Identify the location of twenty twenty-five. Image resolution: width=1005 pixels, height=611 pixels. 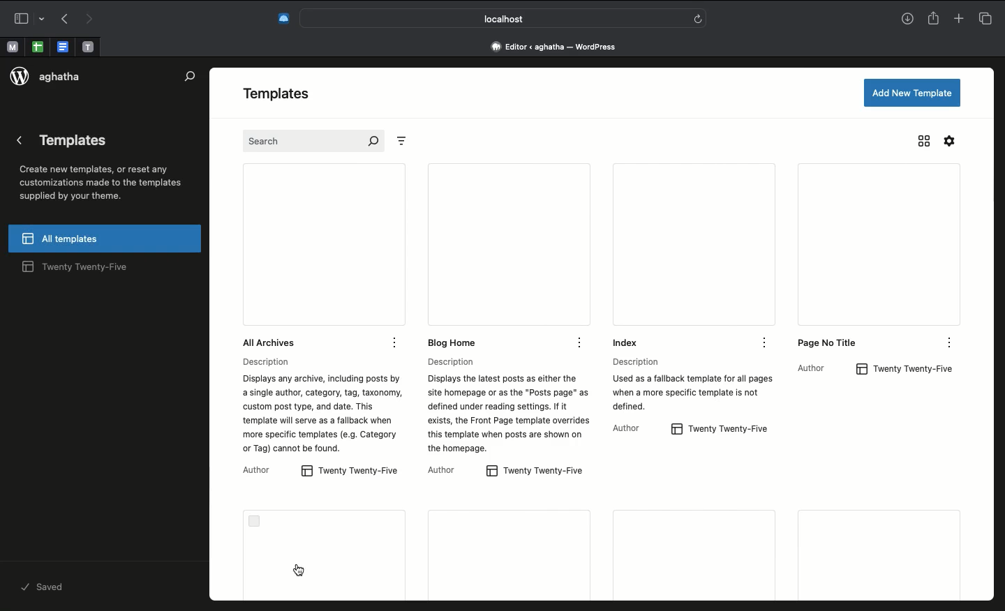
(79, 268).